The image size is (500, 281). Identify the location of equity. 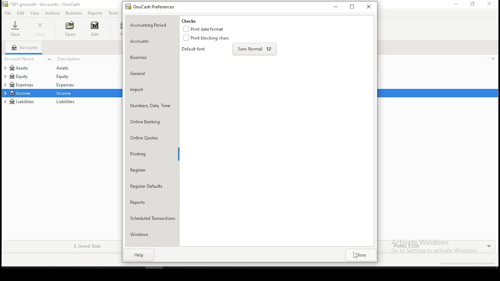
(19, 76).